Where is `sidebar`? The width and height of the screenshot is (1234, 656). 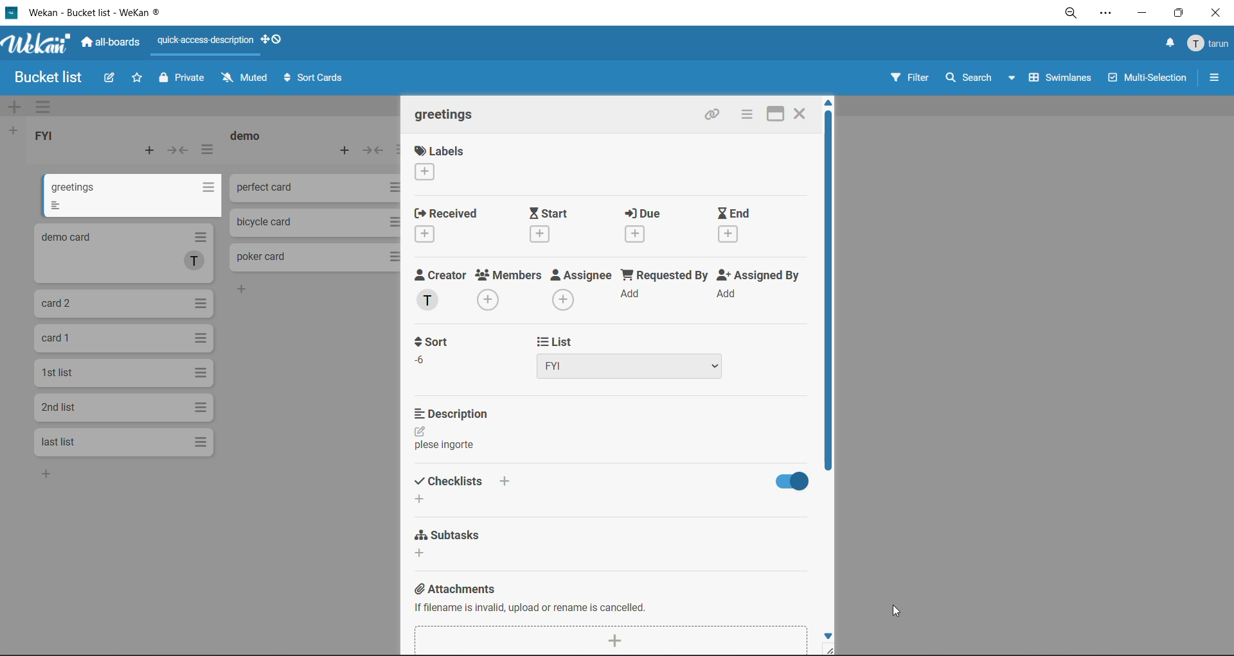
sidebar is located at coordinates (1215, 76).